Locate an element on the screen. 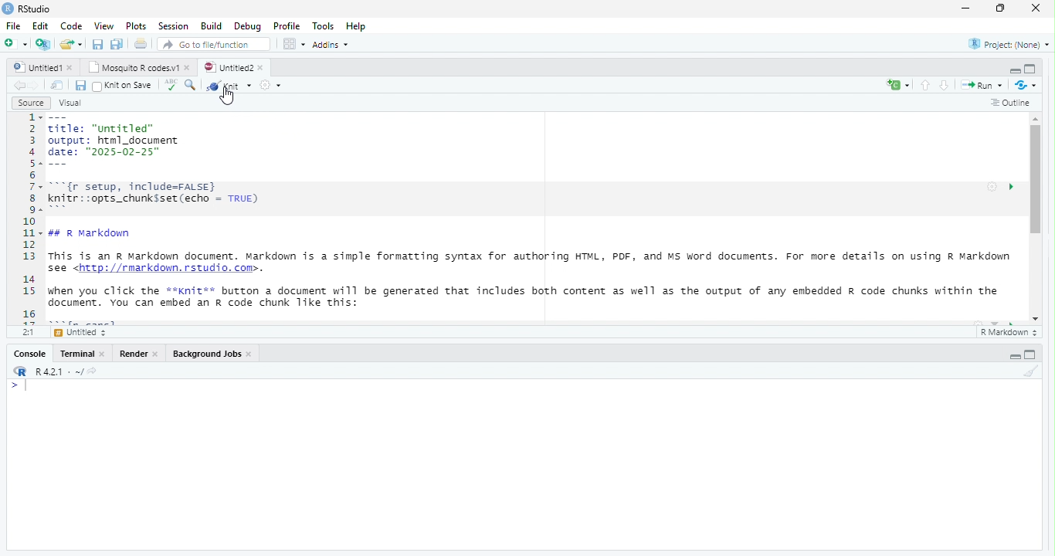 This screenshot has width=1055, height=556. insights is located at coordinates (1012, 187).